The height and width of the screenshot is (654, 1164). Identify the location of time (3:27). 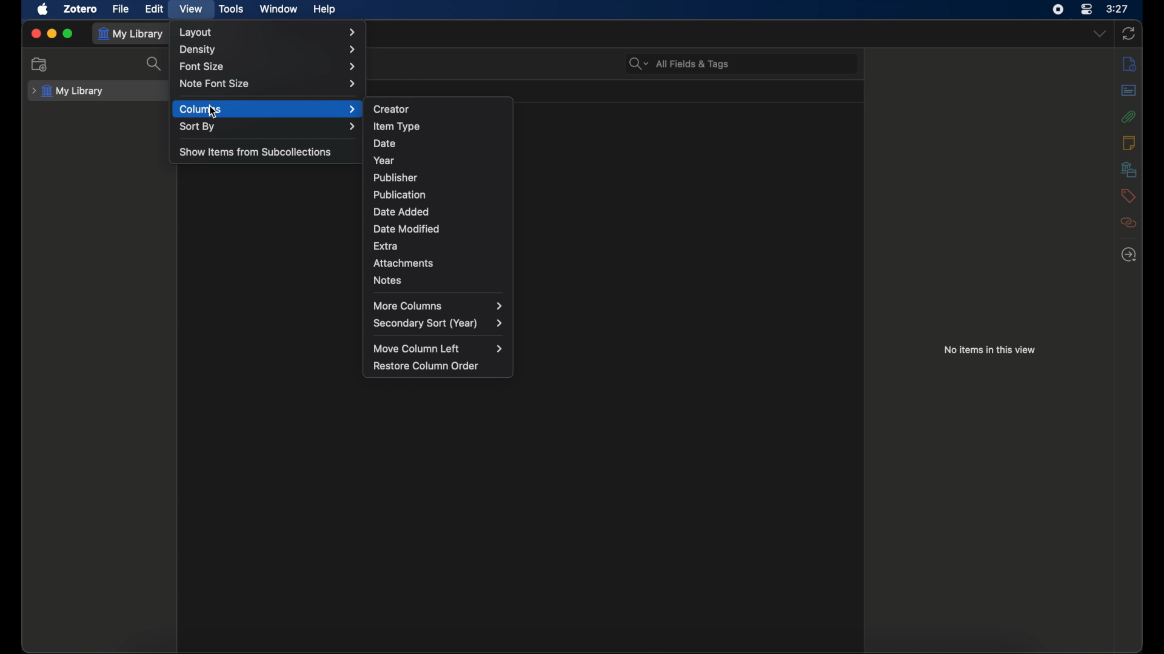
(1117, 8).